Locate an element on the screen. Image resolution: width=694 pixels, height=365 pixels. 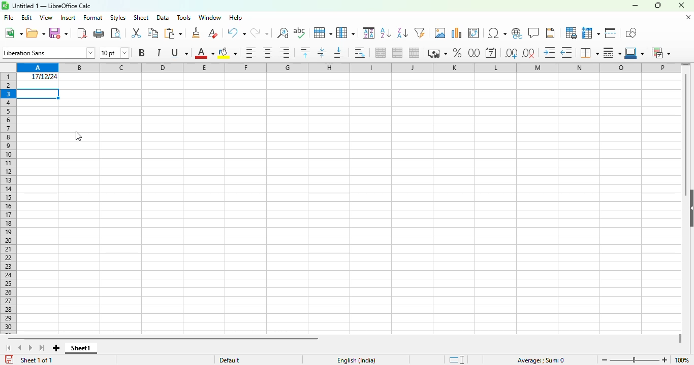
close document is located at coordinates (688, 17).